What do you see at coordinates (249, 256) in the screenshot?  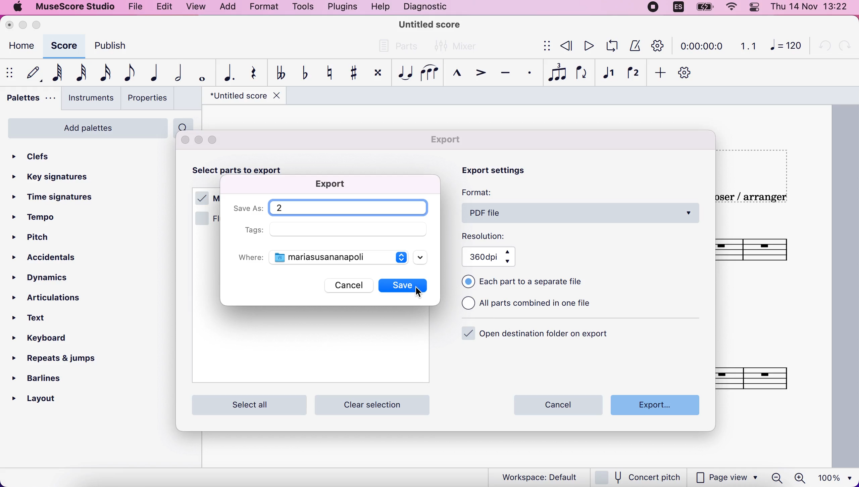 I see `where` at bounding box center [249, 256].